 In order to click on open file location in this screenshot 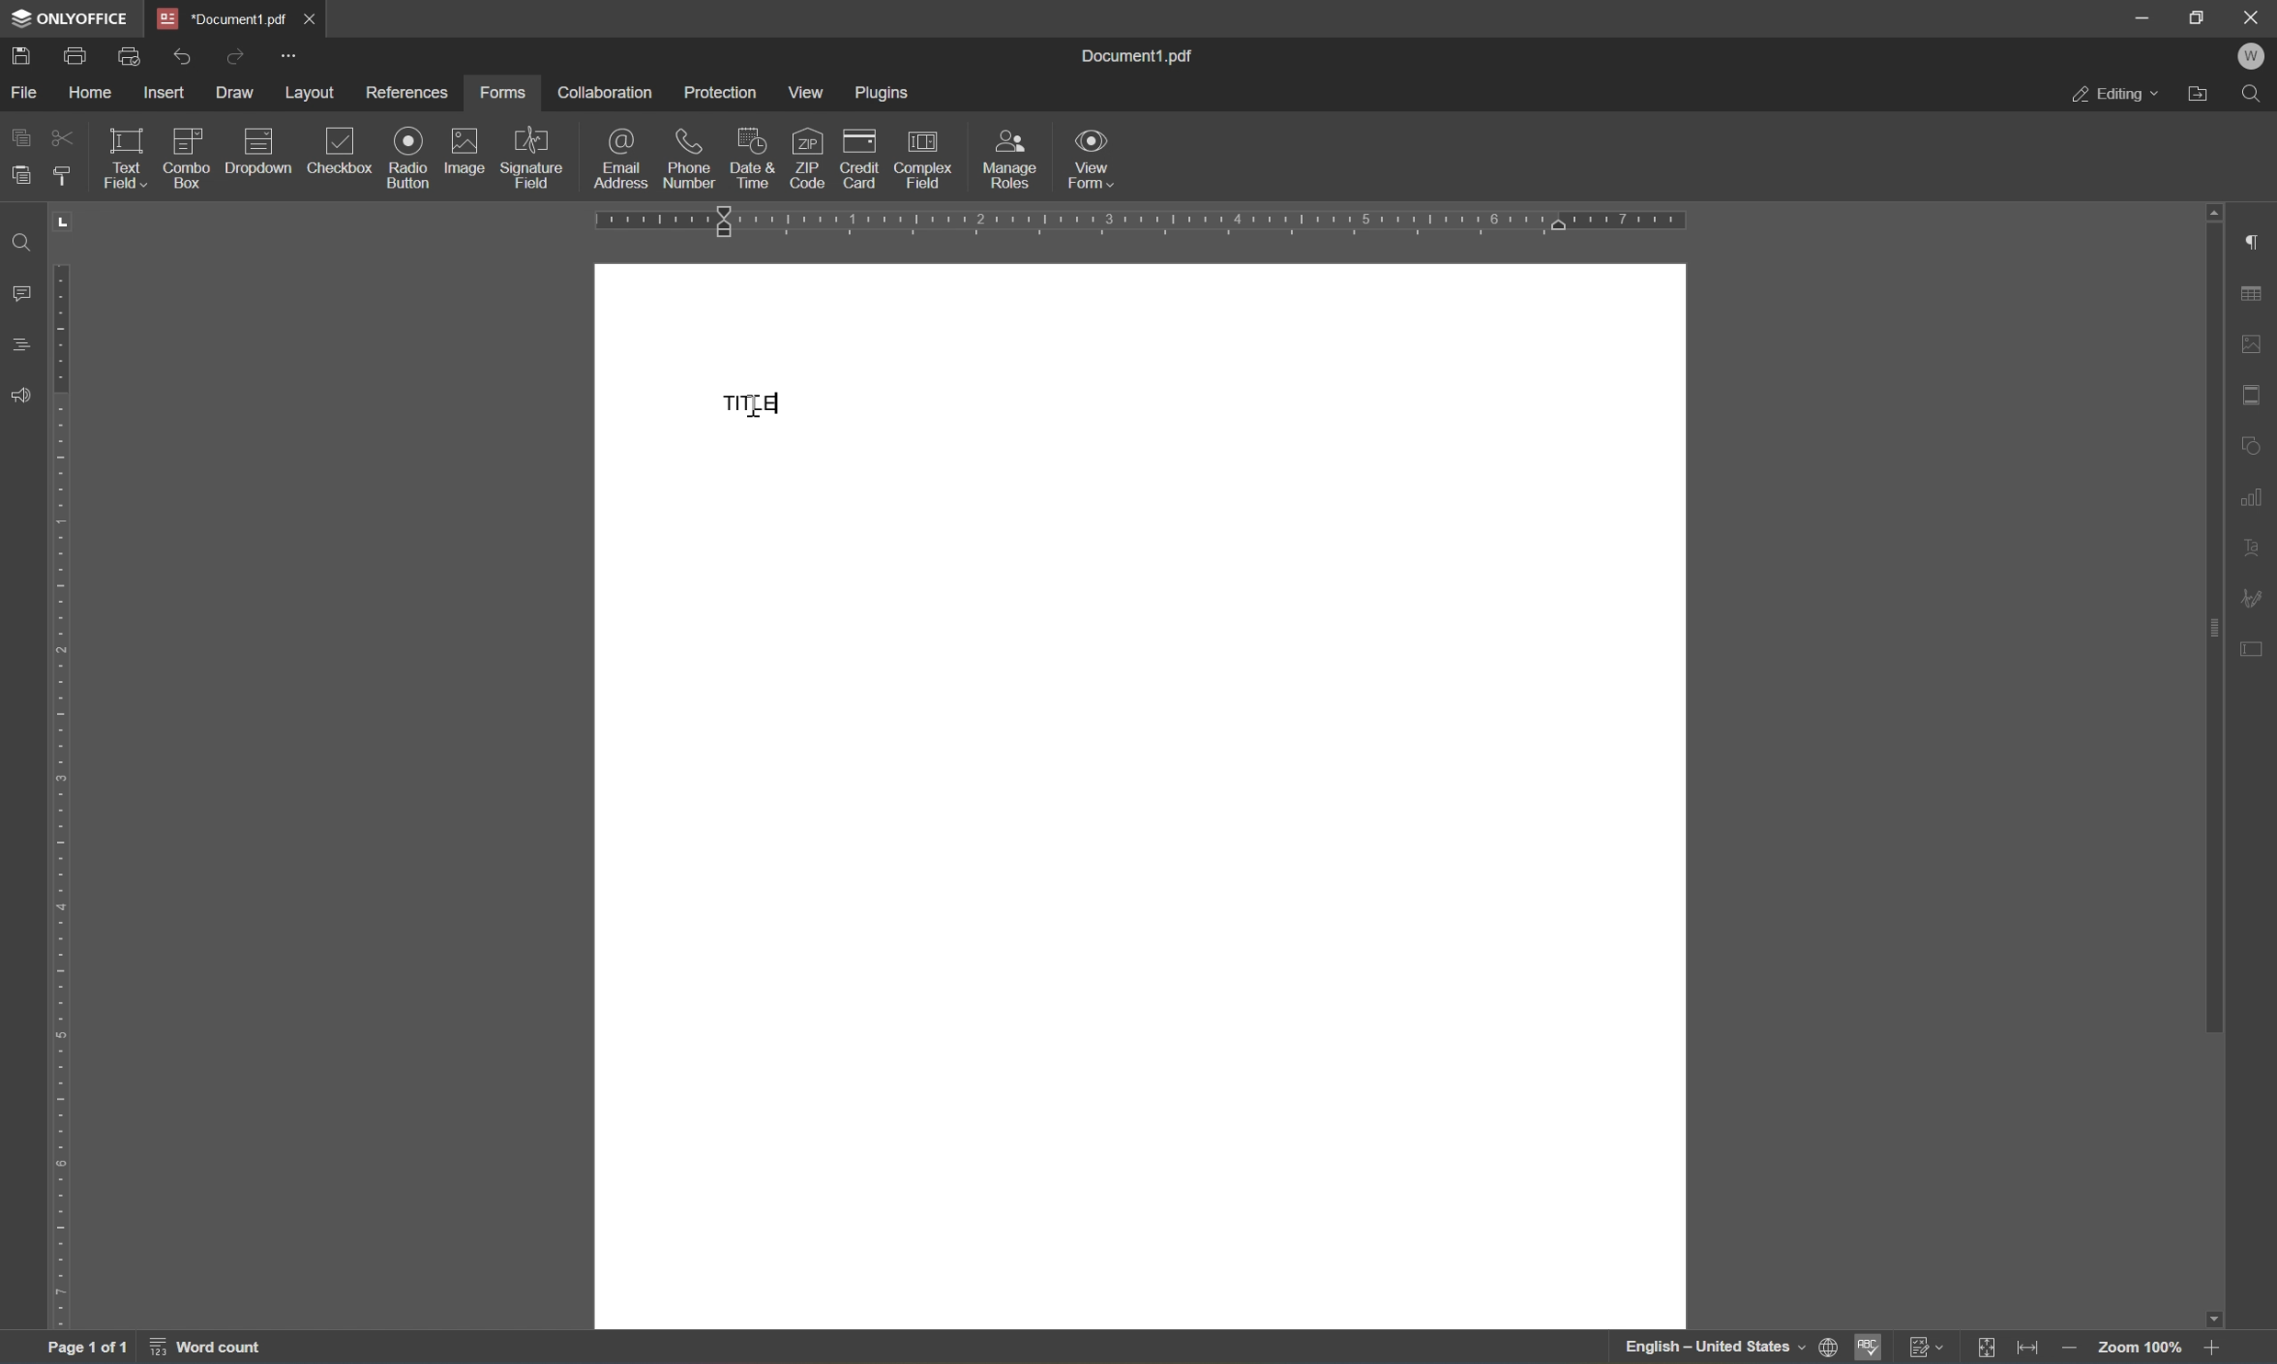, I will do `click(2197, 95)`.